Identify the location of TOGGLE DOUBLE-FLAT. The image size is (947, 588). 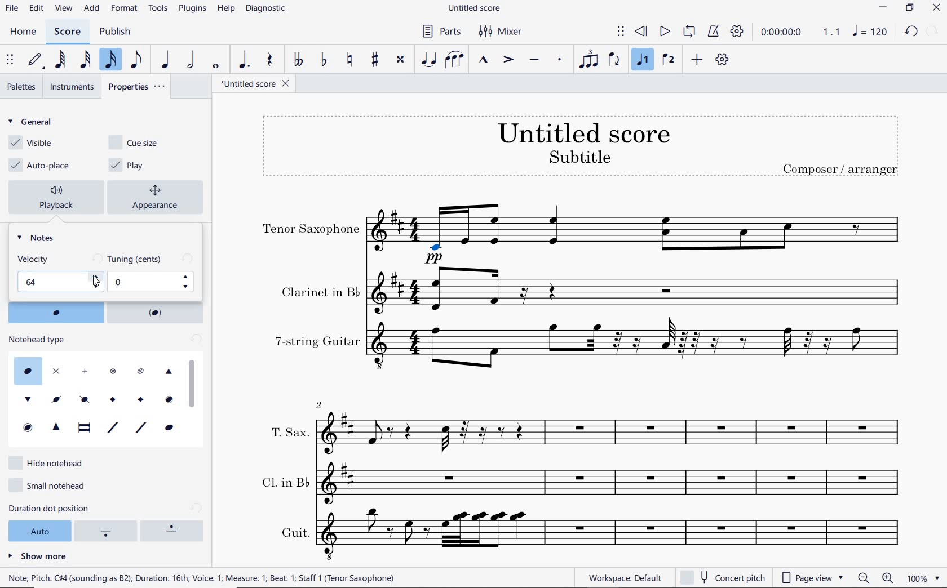
(300, 58).